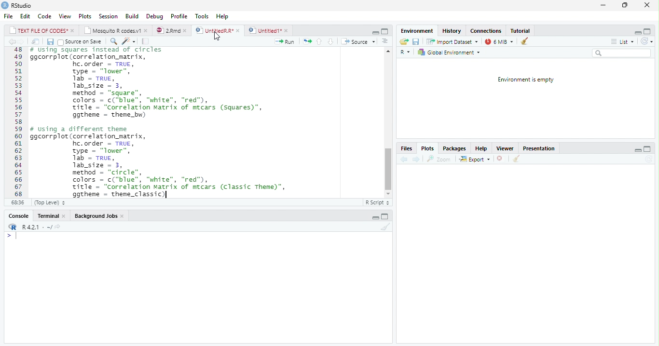  Describe the element at coordinates (441, 159) in the screenshot. I see `zoom` at that location.